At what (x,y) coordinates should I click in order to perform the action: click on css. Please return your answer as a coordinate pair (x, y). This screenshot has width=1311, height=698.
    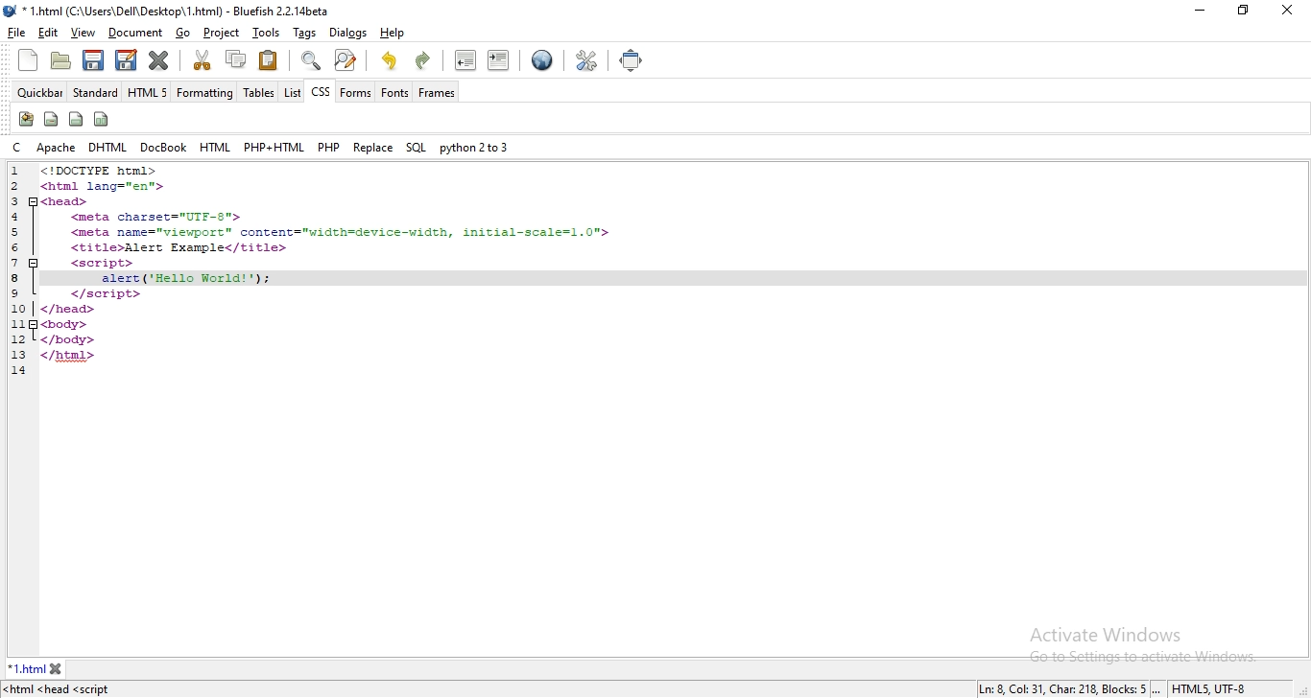
    Looking at the image, I should click on (320, 92).